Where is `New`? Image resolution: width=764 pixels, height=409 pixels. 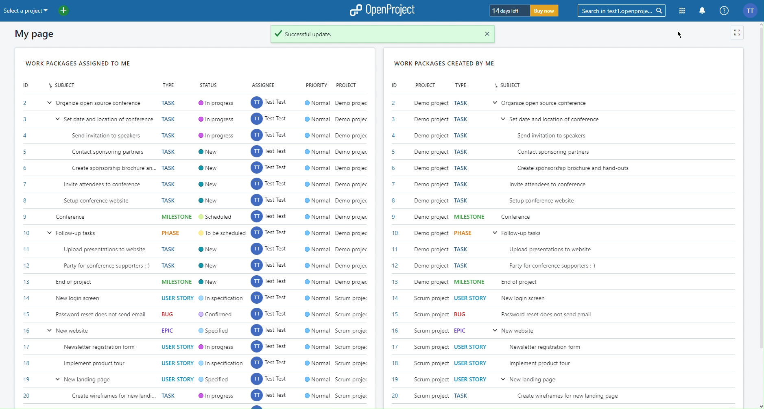 New is located at coordinates (210, 175).